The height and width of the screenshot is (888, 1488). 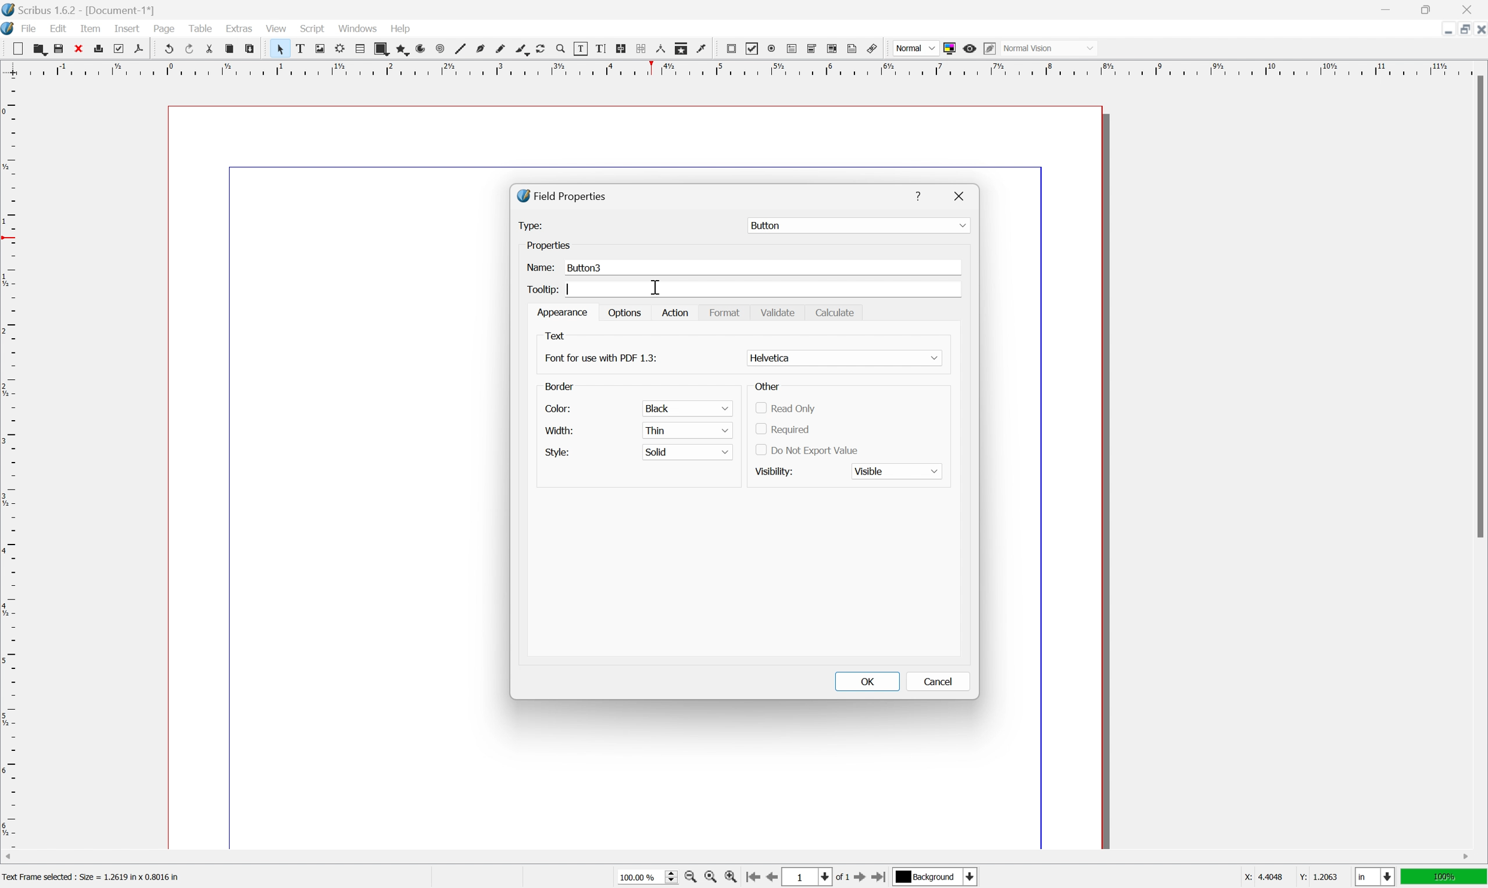 What do you see at coordinates (171, 48) in the screenshot?
I see `undo` at bounding box center [171, 48].